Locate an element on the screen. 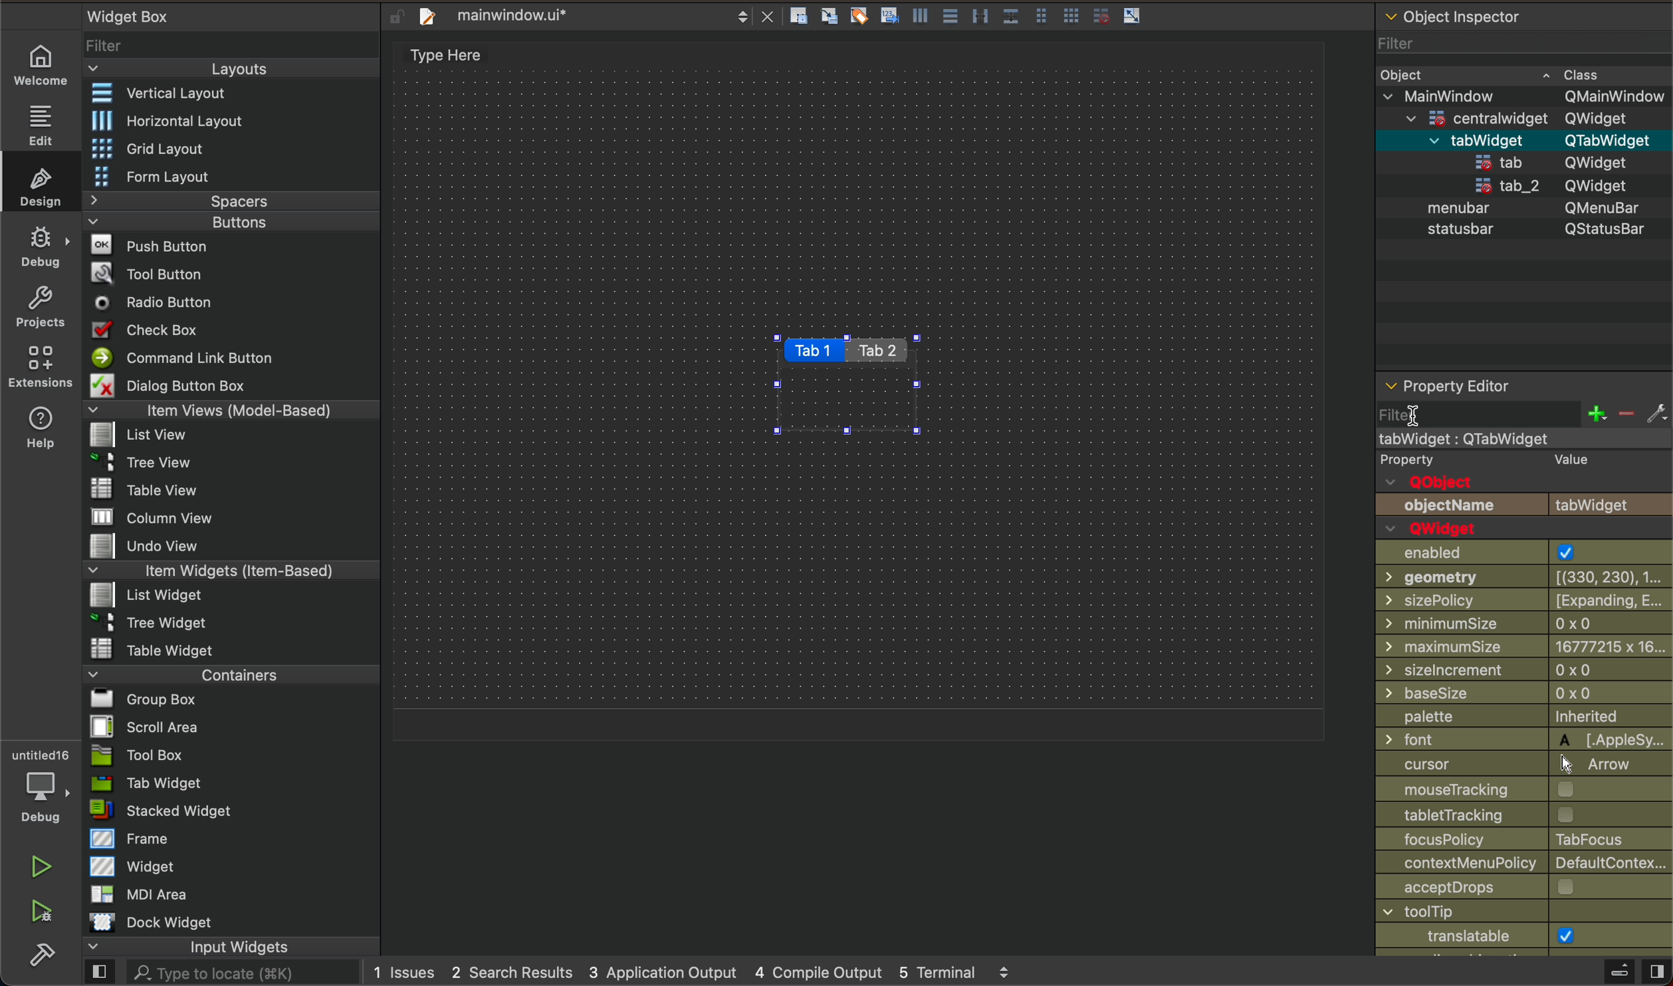 This screenshot has height=986, width=1673. Item Views (Model-Based) is located at coordinates (232, 411).